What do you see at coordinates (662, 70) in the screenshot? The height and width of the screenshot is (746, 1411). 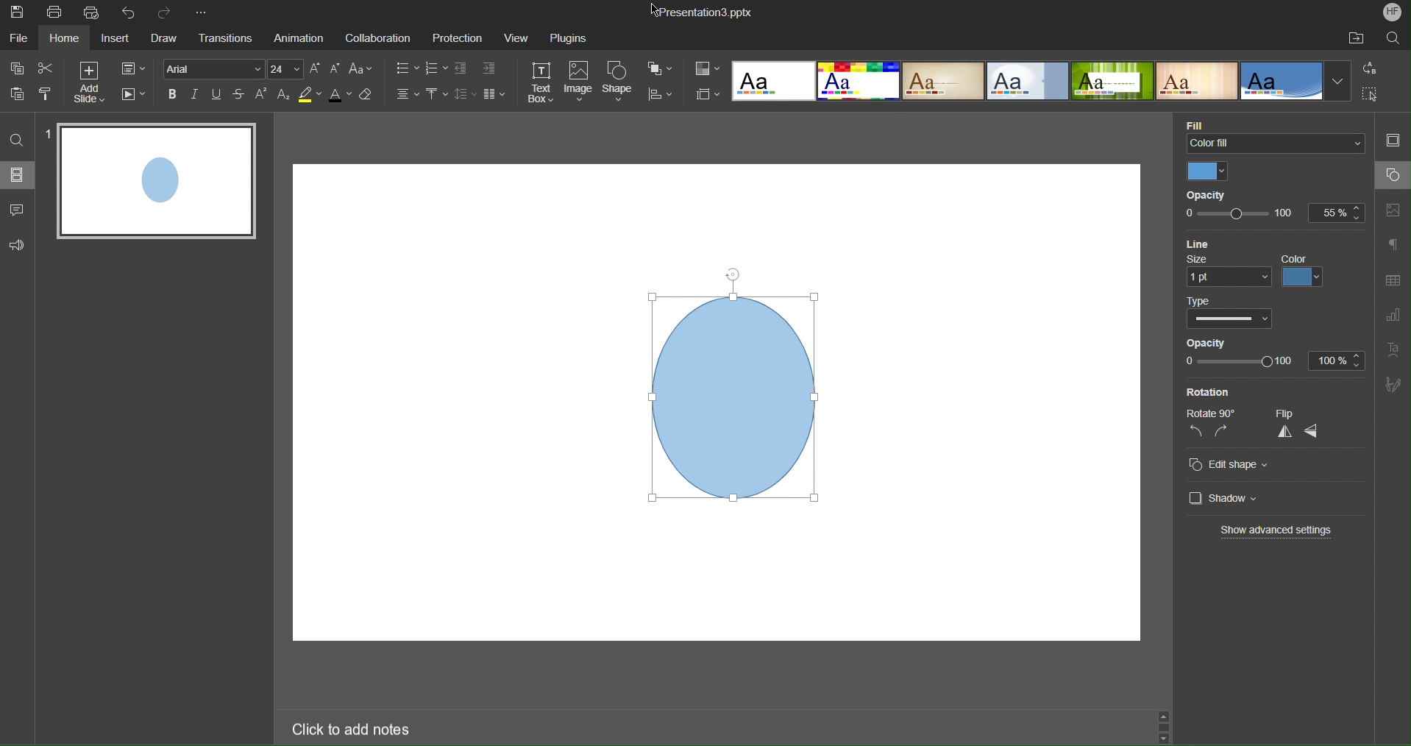 I see `Arrange` at bounding box center [662, 70].